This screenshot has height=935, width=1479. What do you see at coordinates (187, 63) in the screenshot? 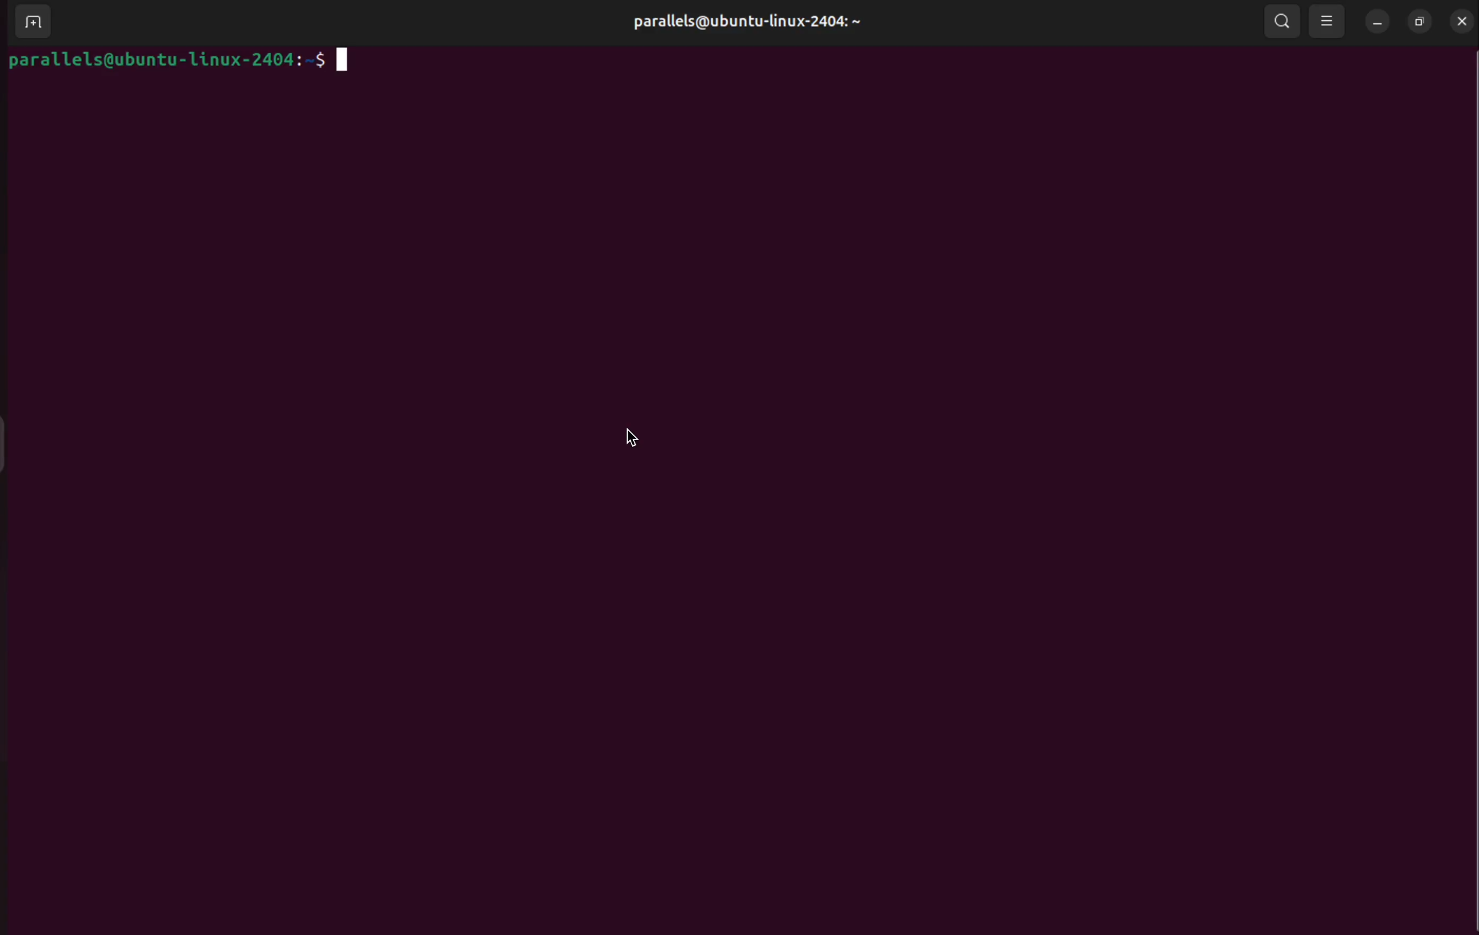
I see `bash prompt` at bounding box center [187, 63].